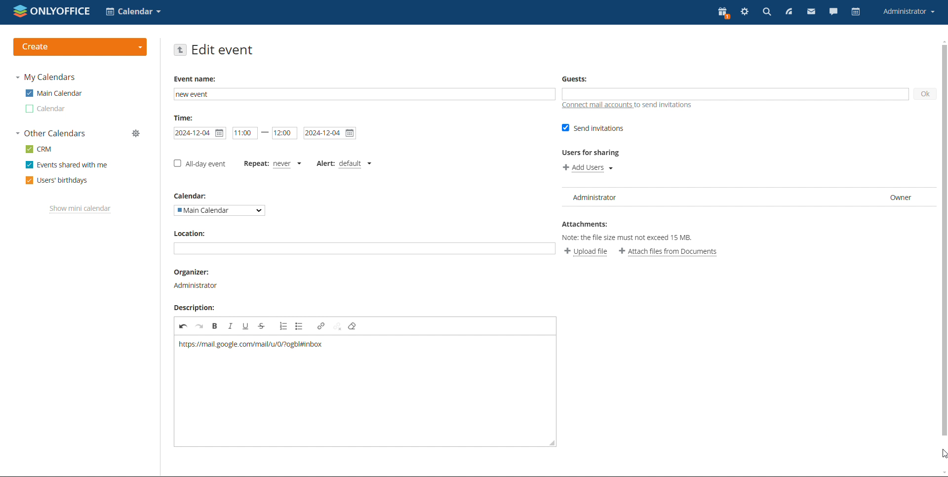 This screenshot has height=477, width=948. Describe the element at coordinates (192, 233) in the screenshot. I see `Location:` at that location.